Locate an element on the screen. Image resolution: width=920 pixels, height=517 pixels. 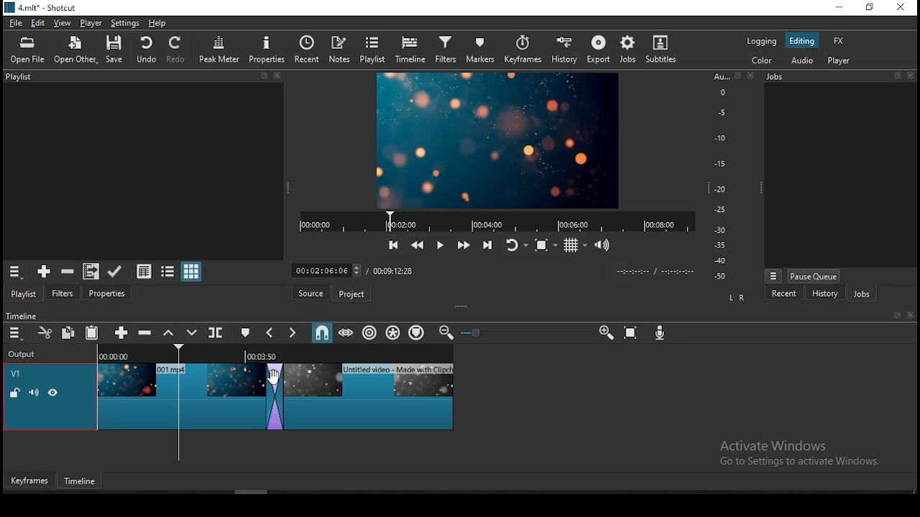
keyframes is located at coordinates (525, 50).